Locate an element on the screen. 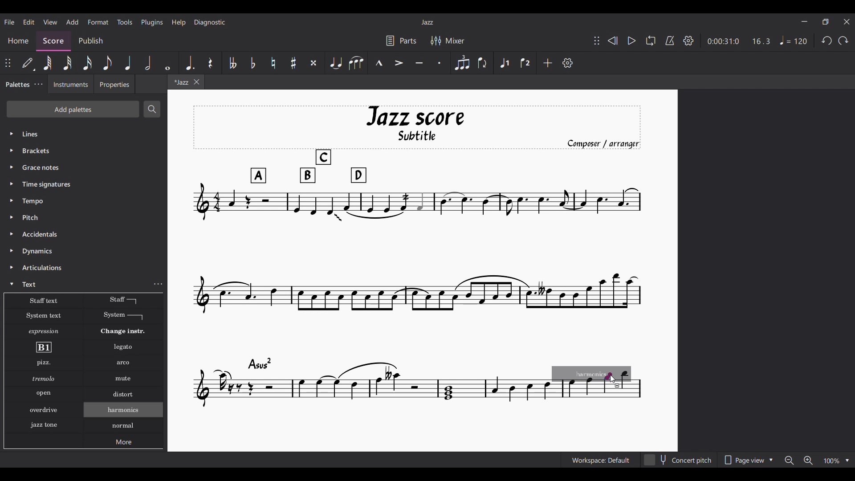  Expression is located at coordinates (45, 331).